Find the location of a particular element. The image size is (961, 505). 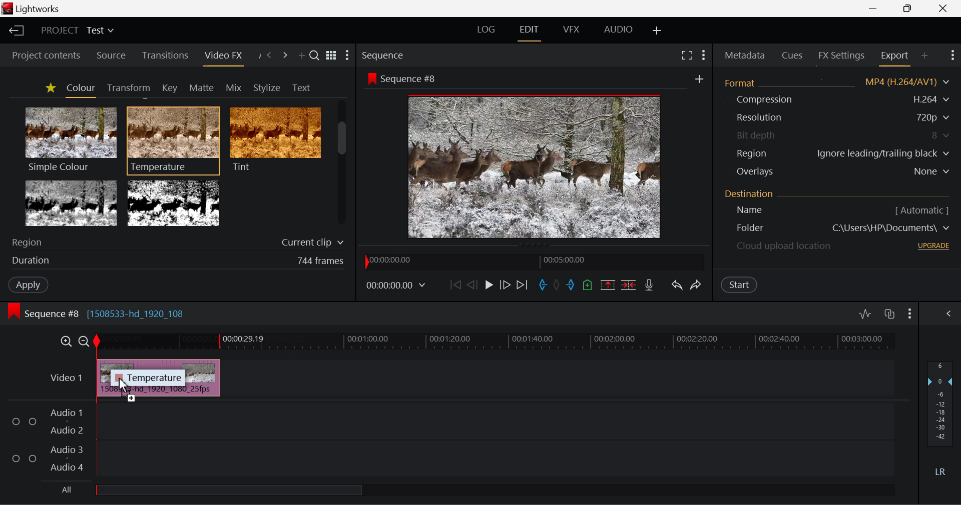

00:00:00.00 is located at coordinates (397, 285).